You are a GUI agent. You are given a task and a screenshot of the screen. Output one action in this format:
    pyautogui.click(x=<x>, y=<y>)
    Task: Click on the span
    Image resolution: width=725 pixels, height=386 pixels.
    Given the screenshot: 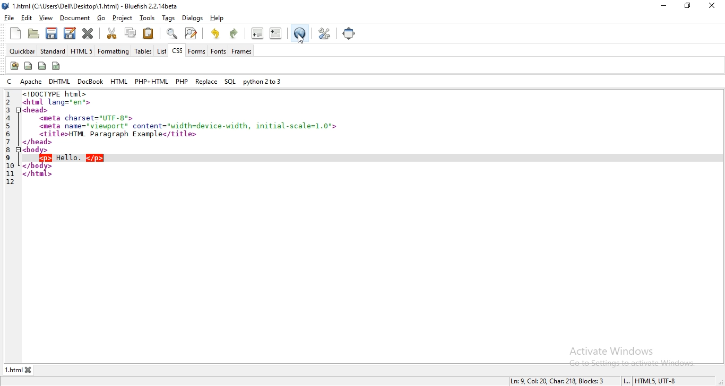 What is the action you would take?
    pyautogui.click(x=29, y=65)
    